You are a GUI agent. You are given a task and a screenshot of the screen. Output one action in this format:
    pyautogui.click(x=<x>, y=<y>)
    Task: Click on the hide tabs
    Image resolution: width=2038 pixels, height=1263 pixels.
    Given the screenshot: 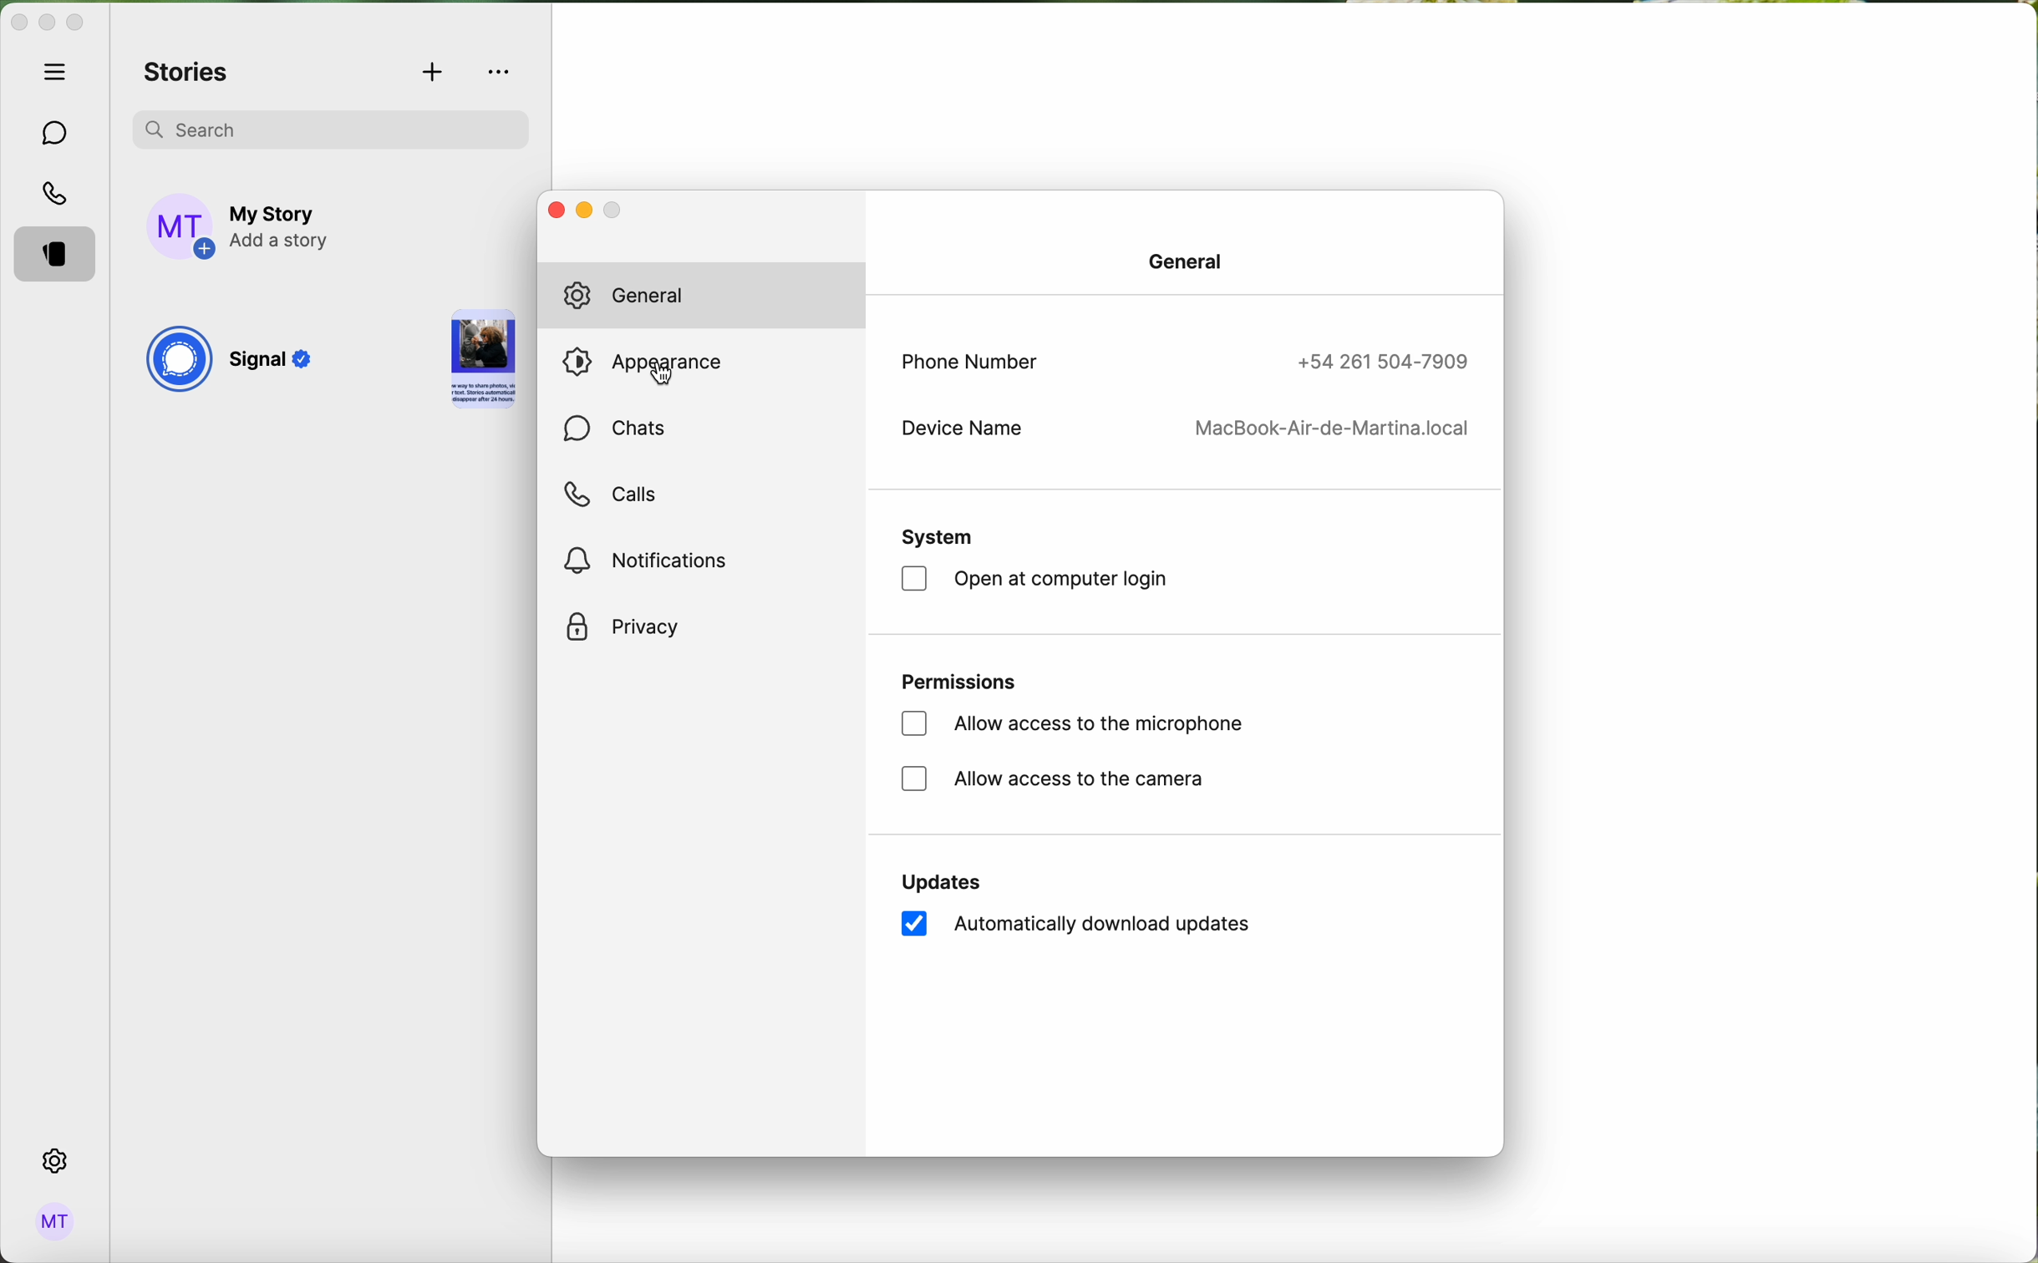 What is the action you would take?
    pyautogui.click(x=59, y=71)
    